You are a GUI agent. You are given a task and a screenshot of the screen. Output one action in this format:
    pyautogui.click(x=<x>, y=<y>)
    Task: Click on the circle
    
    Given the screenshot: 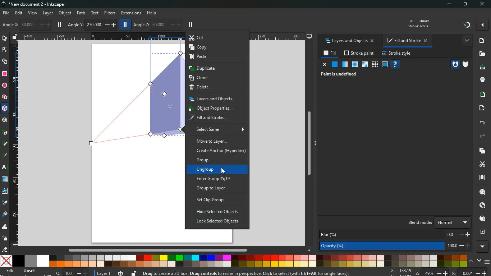 What is the action you would take?
    pyautogui.click(x=5, y=86)
    